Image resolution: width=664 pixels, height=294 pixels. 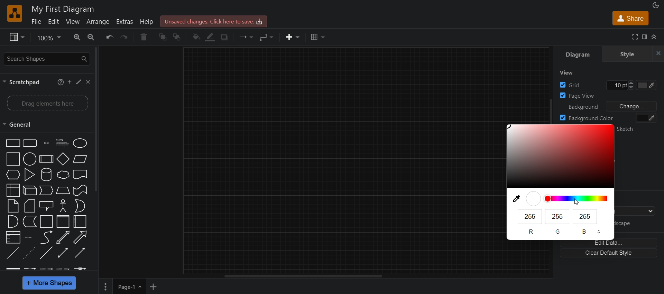 What do you see at coordinates (144, 38) in the screenshot?
I see `delete` at bounding box center [144, 38].